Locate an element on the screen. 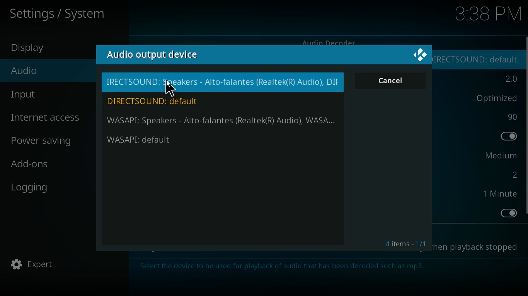 The height and width of the screenshot is (296, 528). audio output device is located at coordinates (153, 55).